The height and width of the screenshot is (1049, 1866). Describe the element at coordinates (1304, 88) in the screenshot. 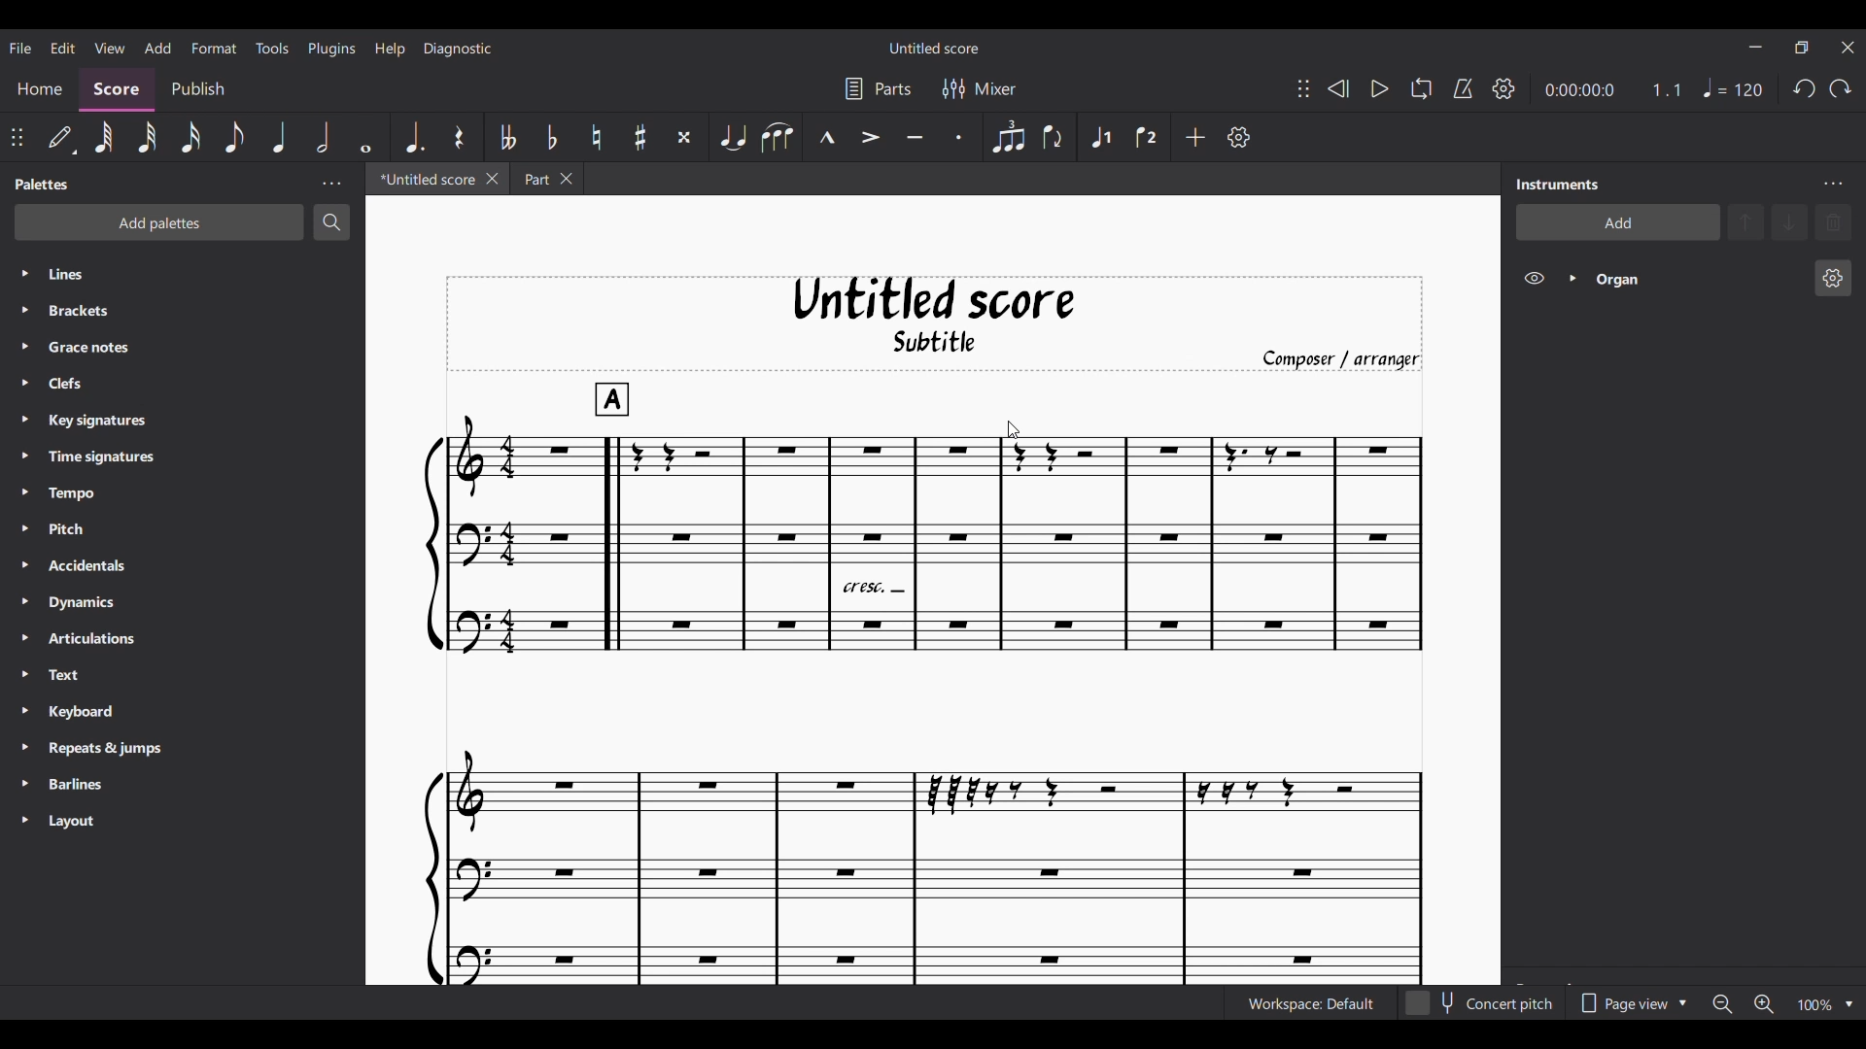

I see `Change position of toolbar attached` at that location.